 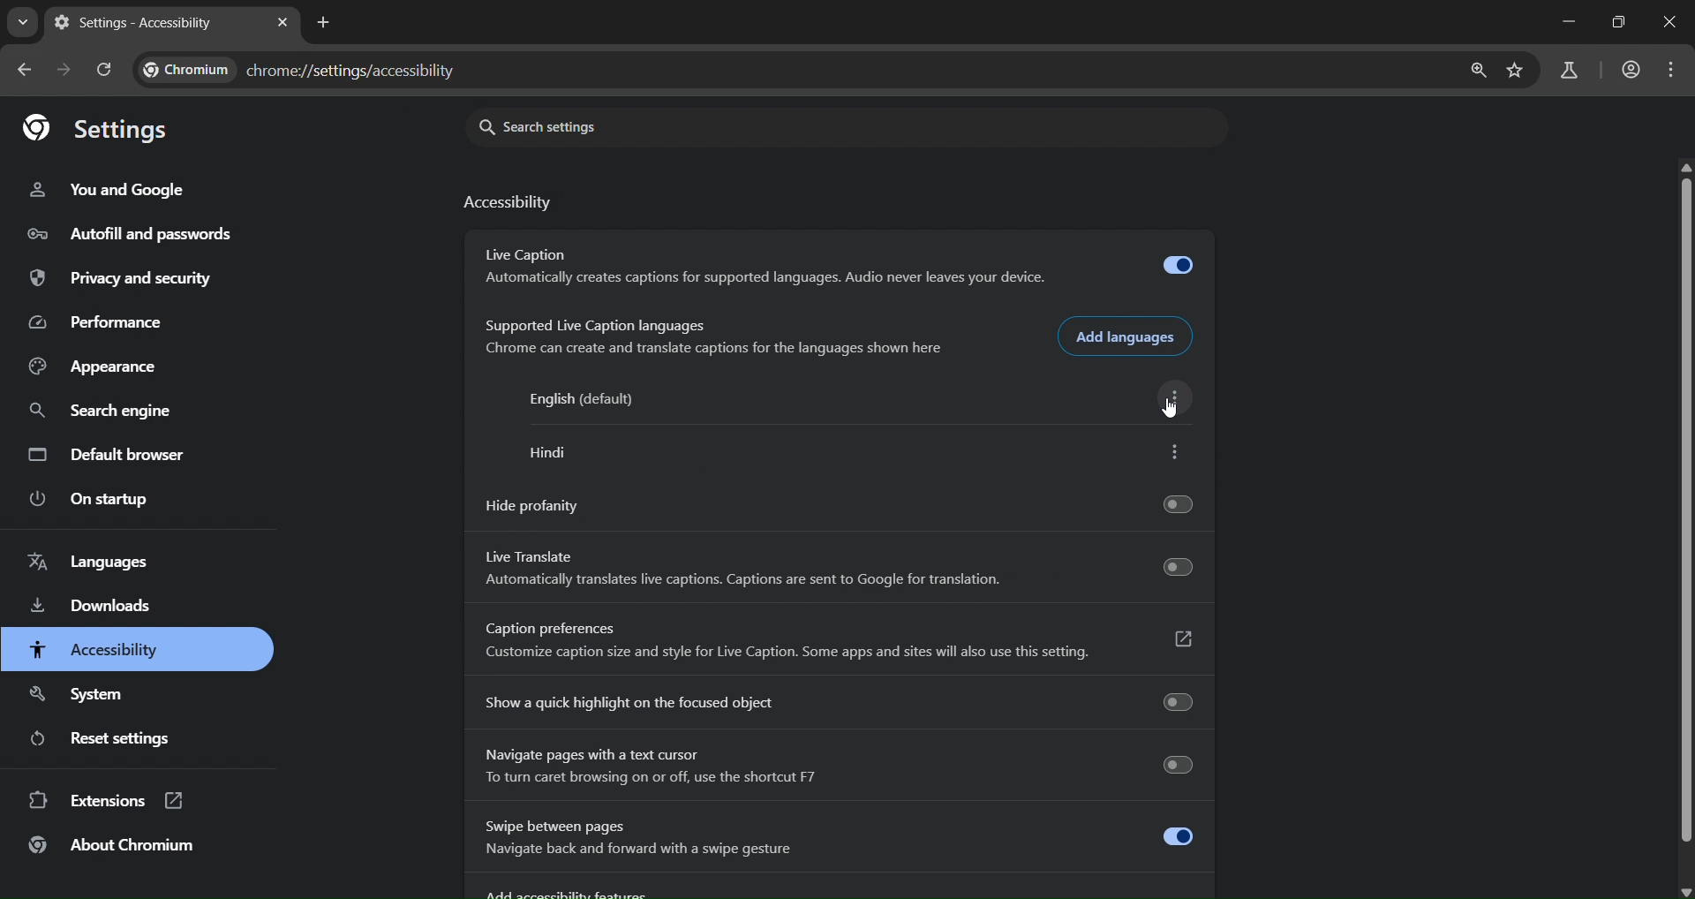 I want to click on hindi, so click(x=576, y=455).